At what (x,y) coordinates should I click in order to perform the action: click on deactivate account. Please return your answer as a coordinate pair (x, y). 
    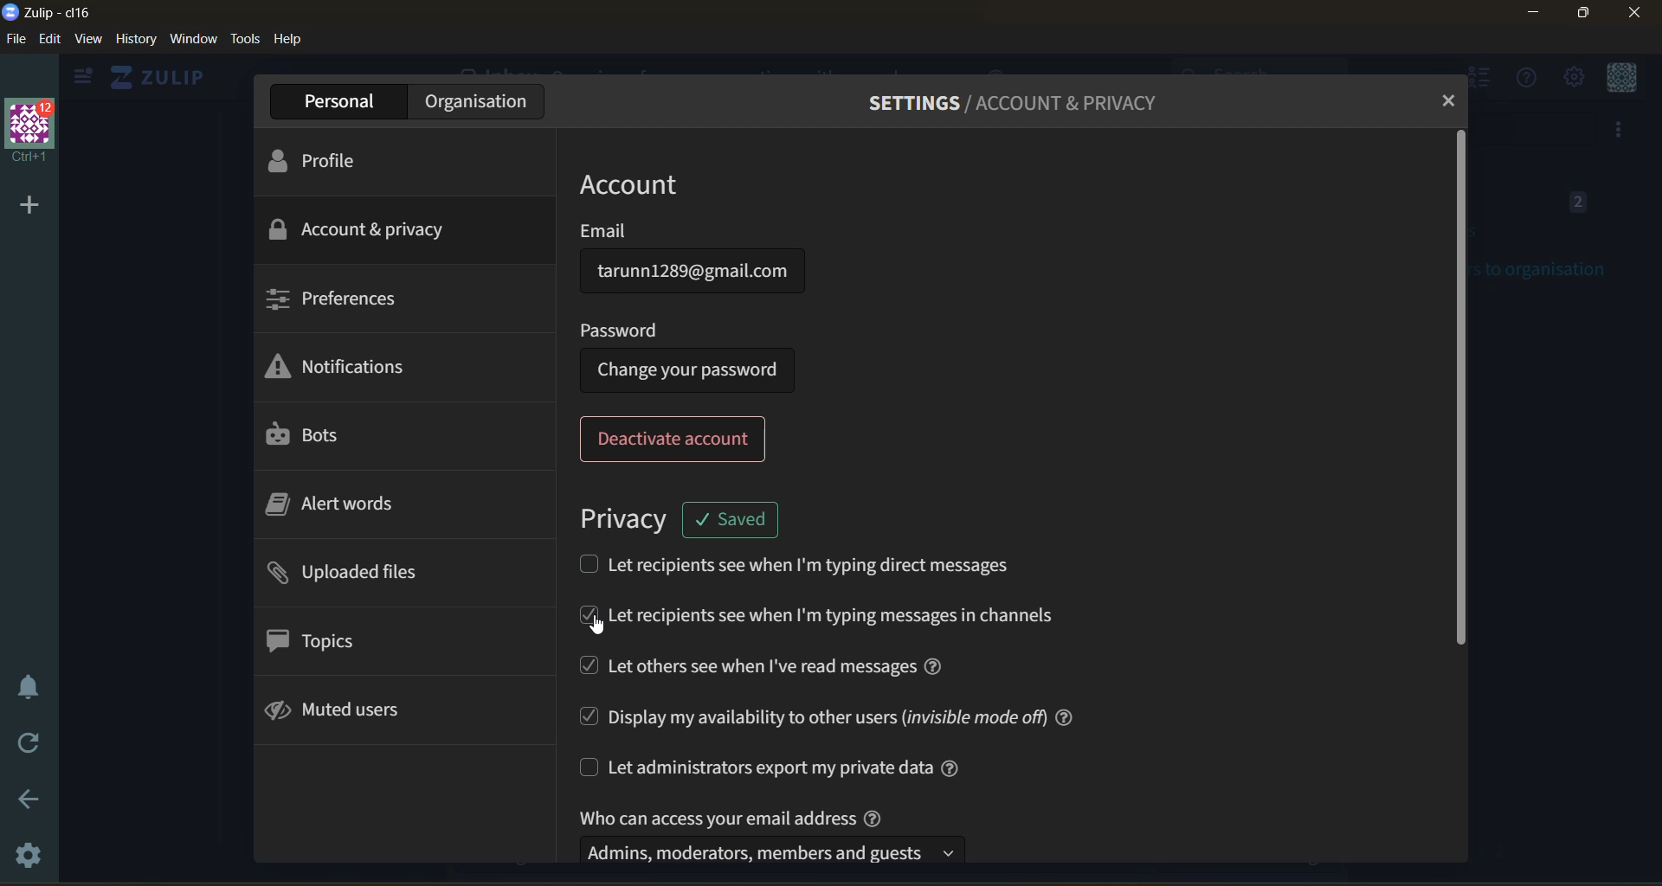
    Looking at the image, I should click on (678, 440).